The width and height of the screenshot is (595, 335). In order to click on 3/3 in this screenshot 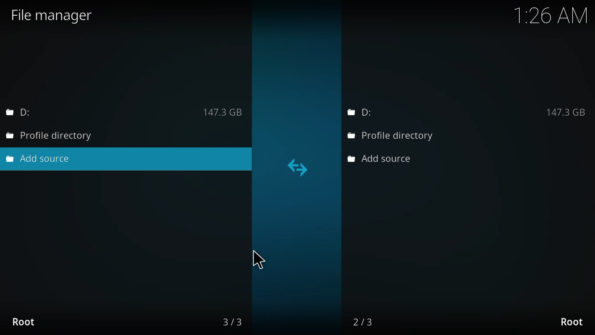, I will do `click(223, 322)`.